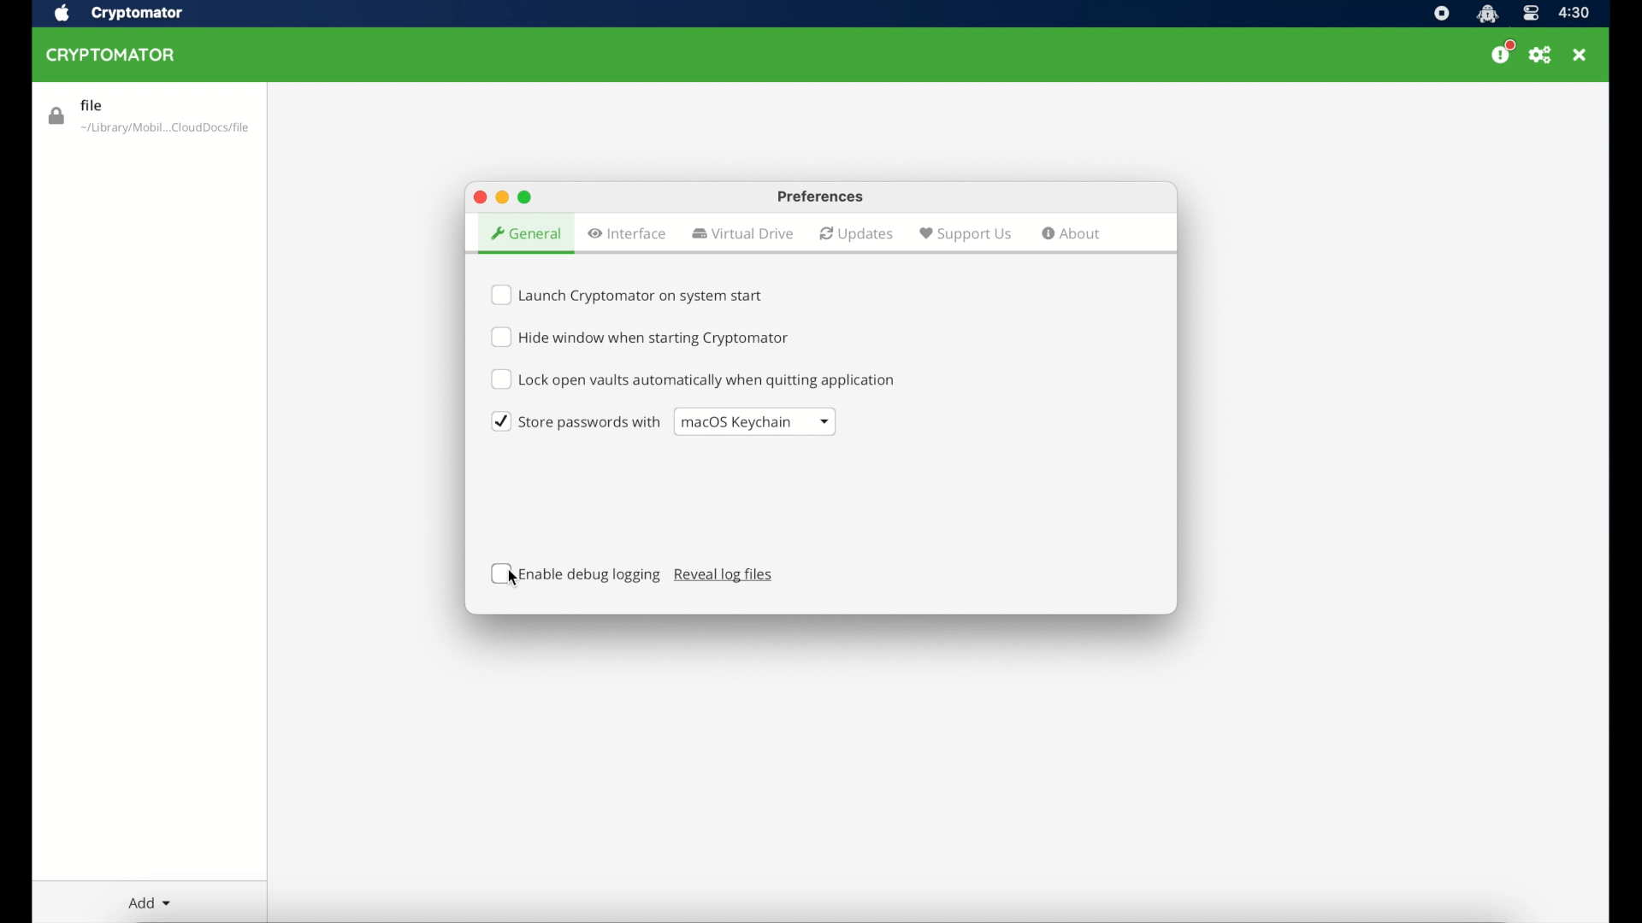 The height and width of the screenshot is (923, 1642). What do you see at coordinates (478, 197) in the screenshot?
I see `close` at bounding box center [478, 197].